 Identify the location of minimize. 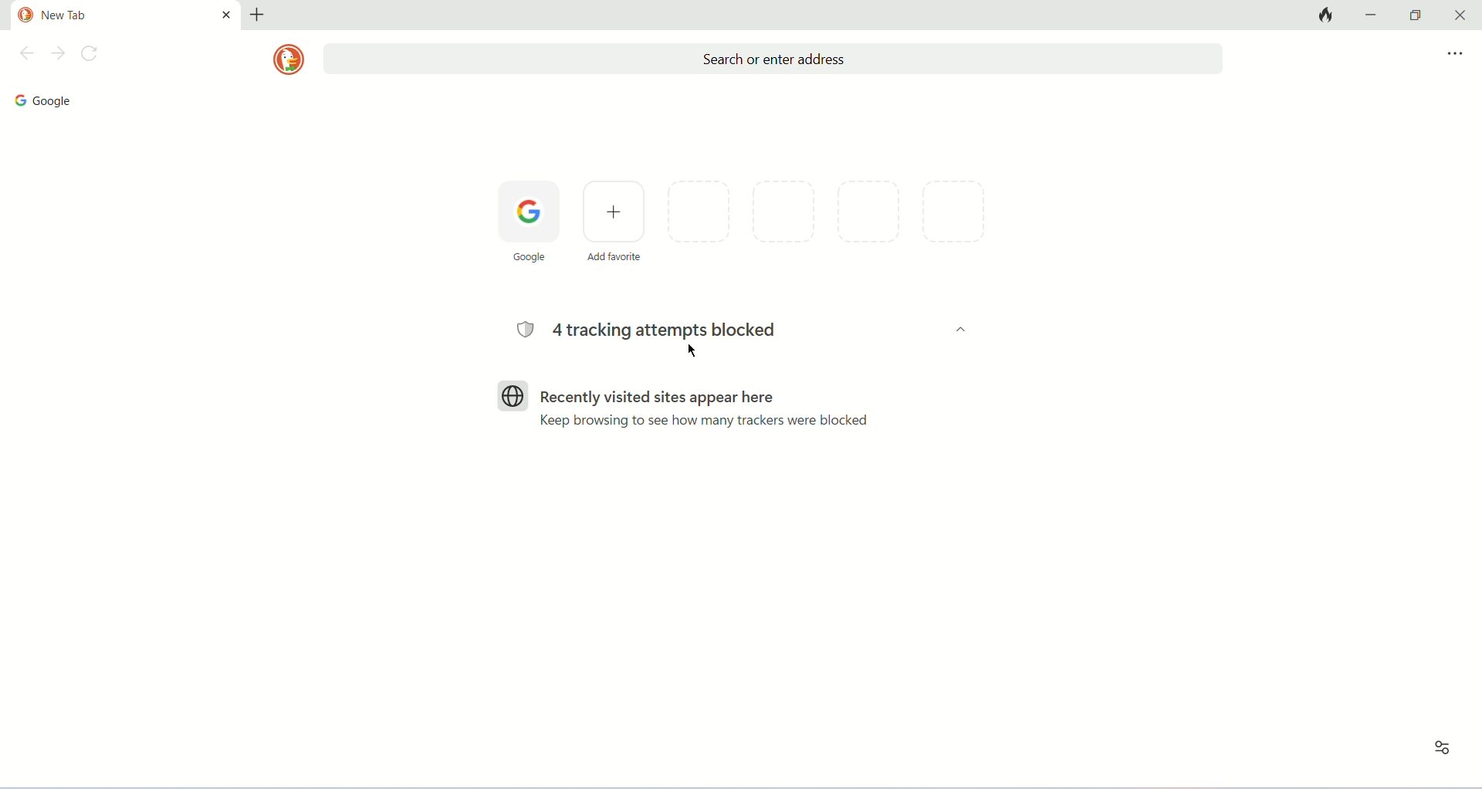
(1374, 14).